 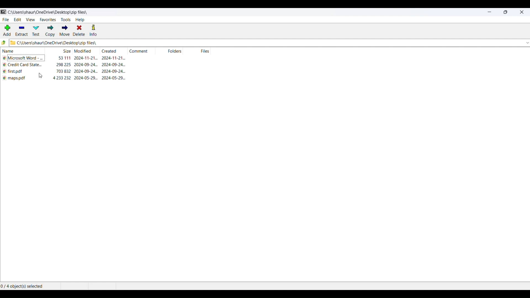 What do you see at coordinates (87, 72) in the screenshot?
I see `file modification date` at bounding box center [87, 72].